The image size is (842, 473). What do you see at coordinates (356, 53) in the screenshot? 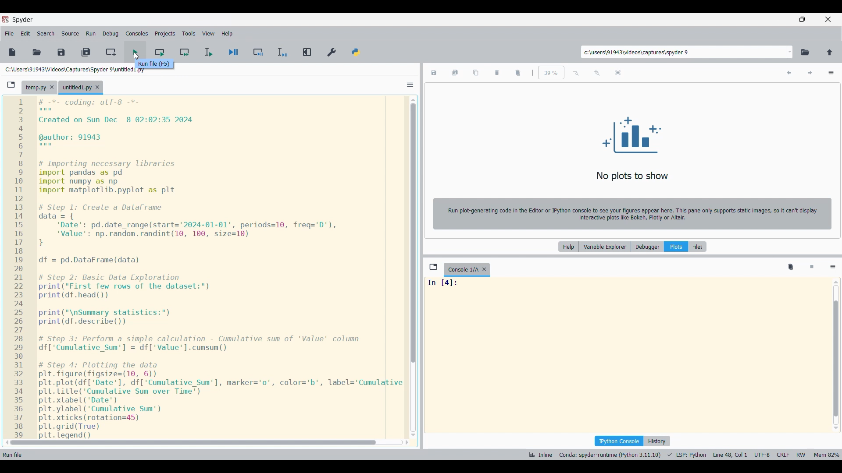
I see `PYTHONPATH manager` at bounding box center [356, 53].